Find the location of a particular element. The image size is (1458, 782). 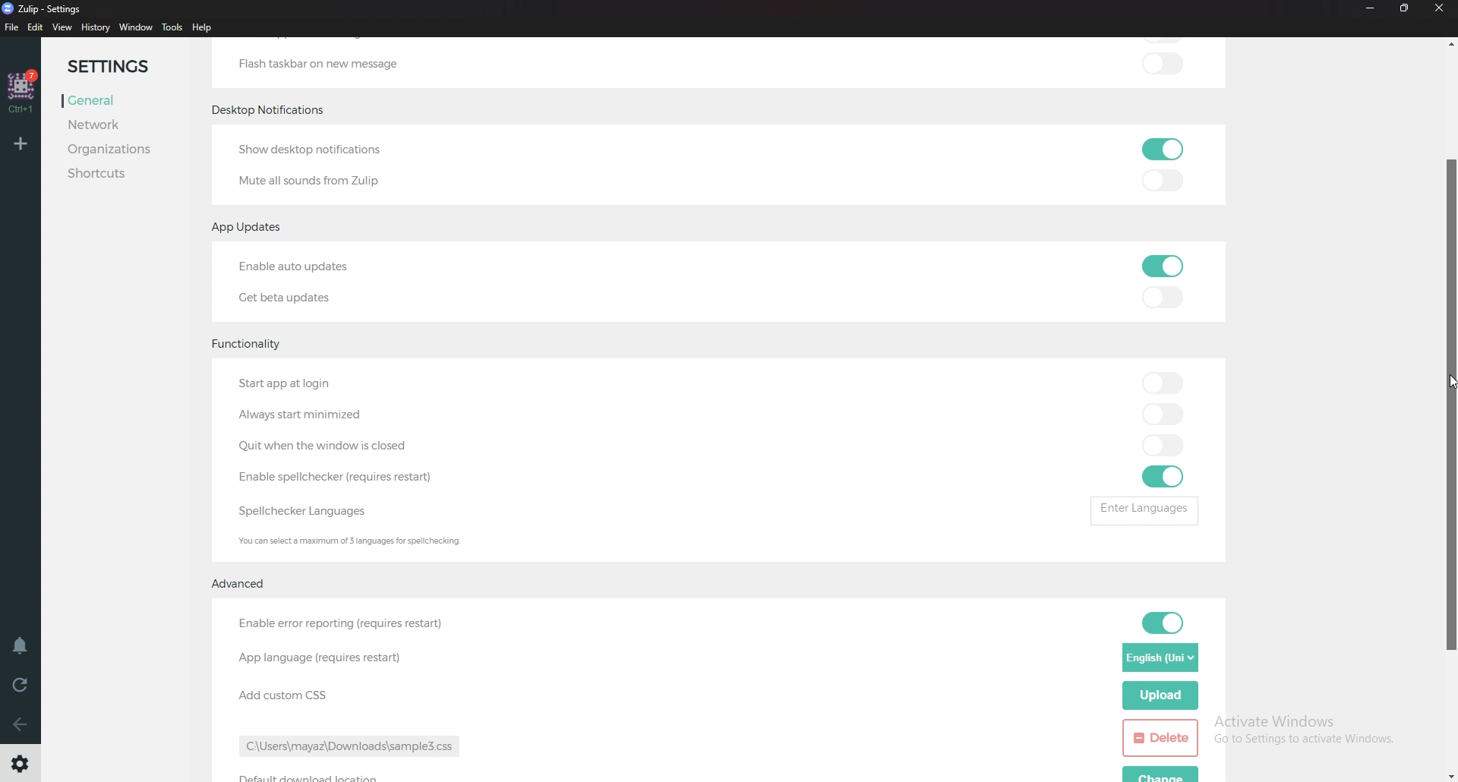

enable error reporting is located at coordinates (342, 625).